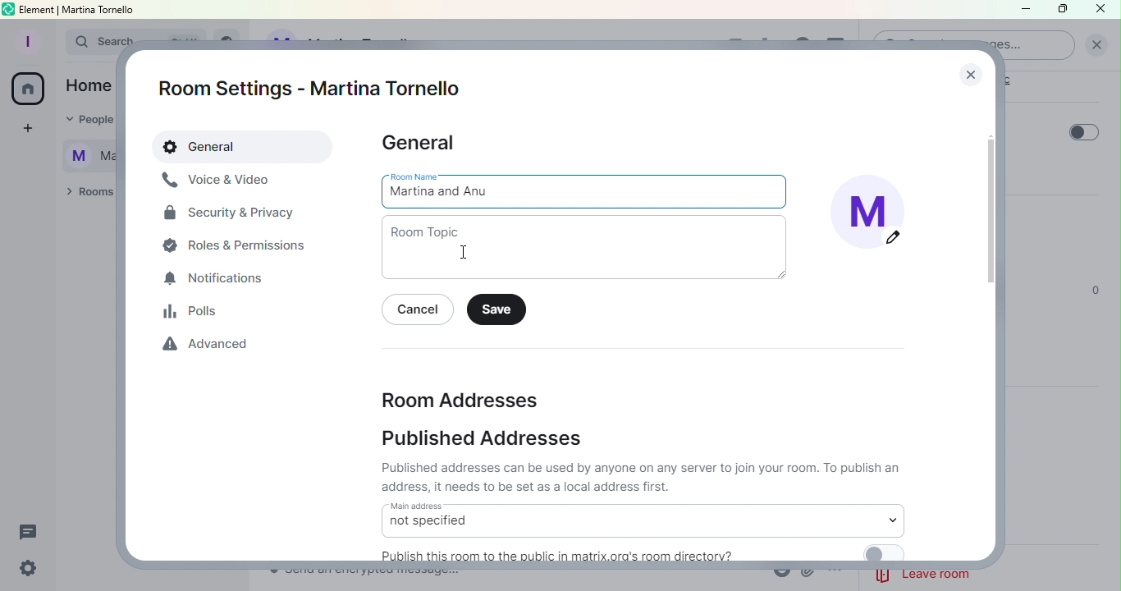 The image size is (1121, 591). What do you see at coordinates (1023, 11) in the screenshot?
I see `Minimize` at bounding box center [1023, 11].